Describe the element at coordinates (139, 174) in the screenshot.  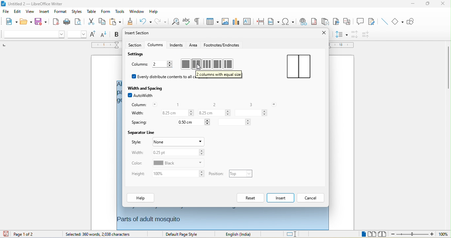
I see `height` at that location.